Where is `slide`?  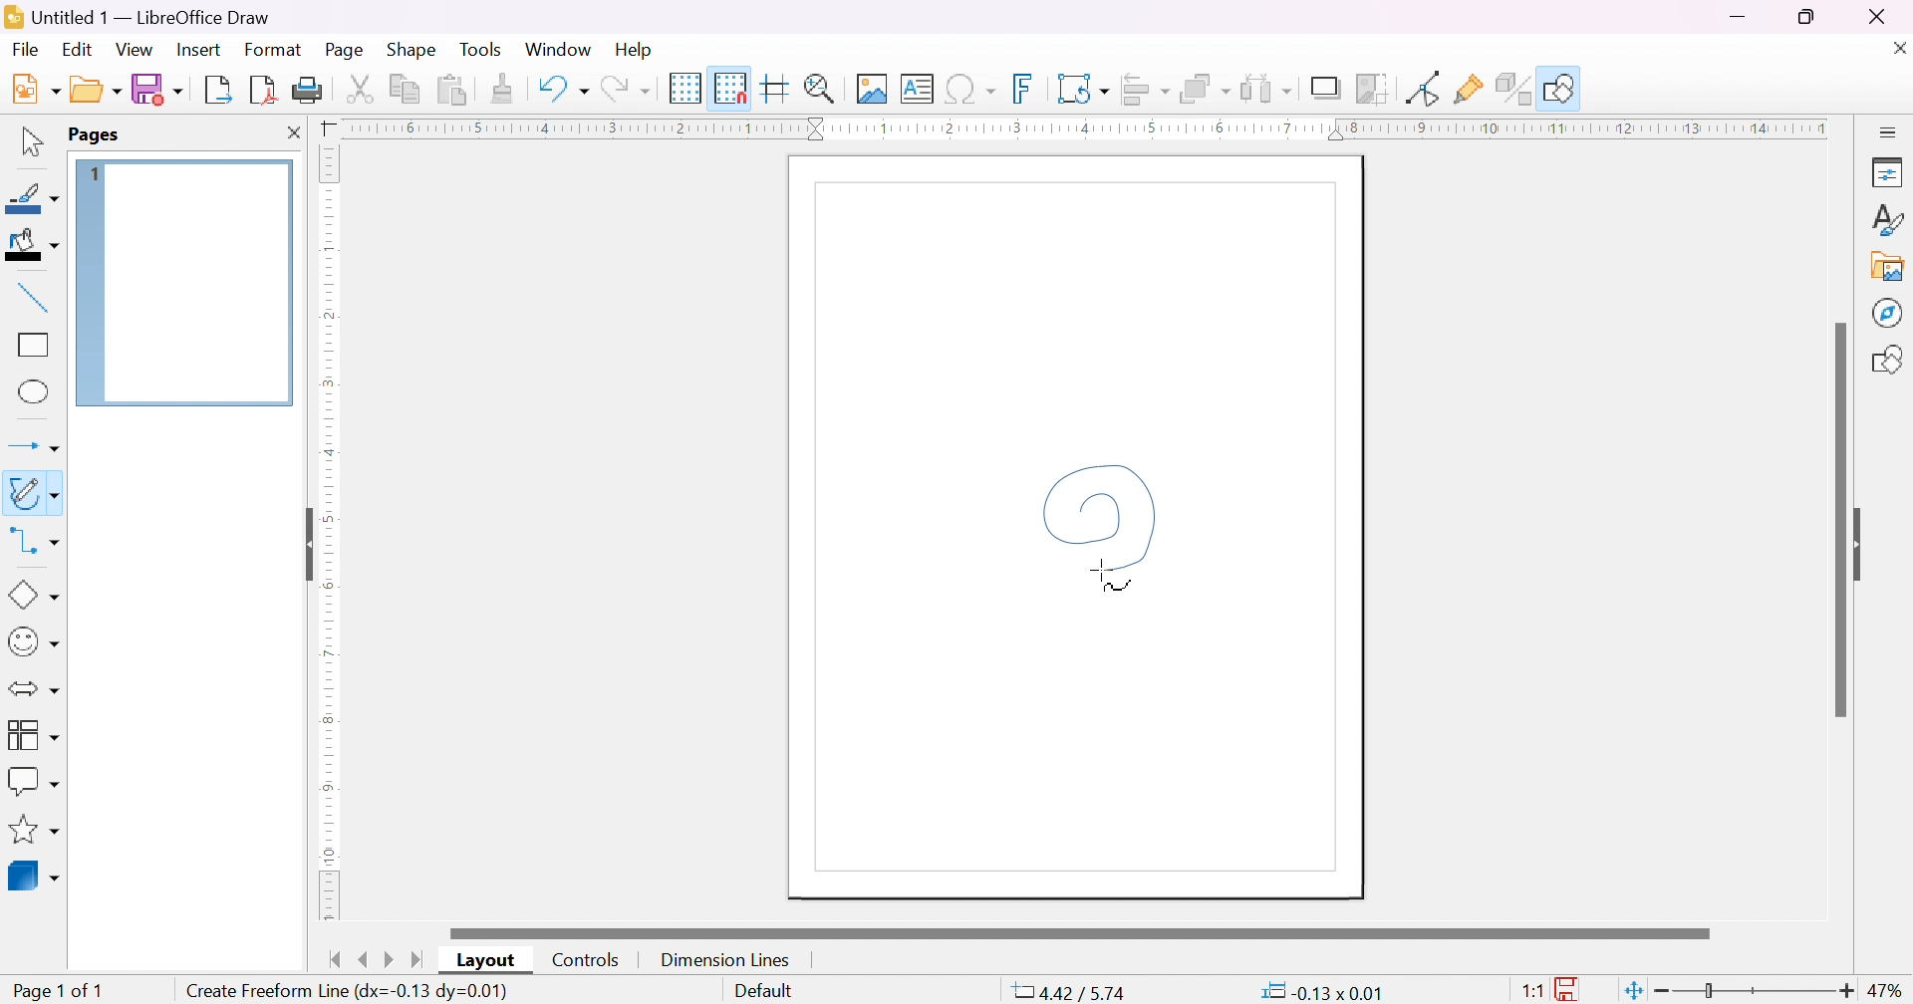
slide is located at coordinates (1864, 543).